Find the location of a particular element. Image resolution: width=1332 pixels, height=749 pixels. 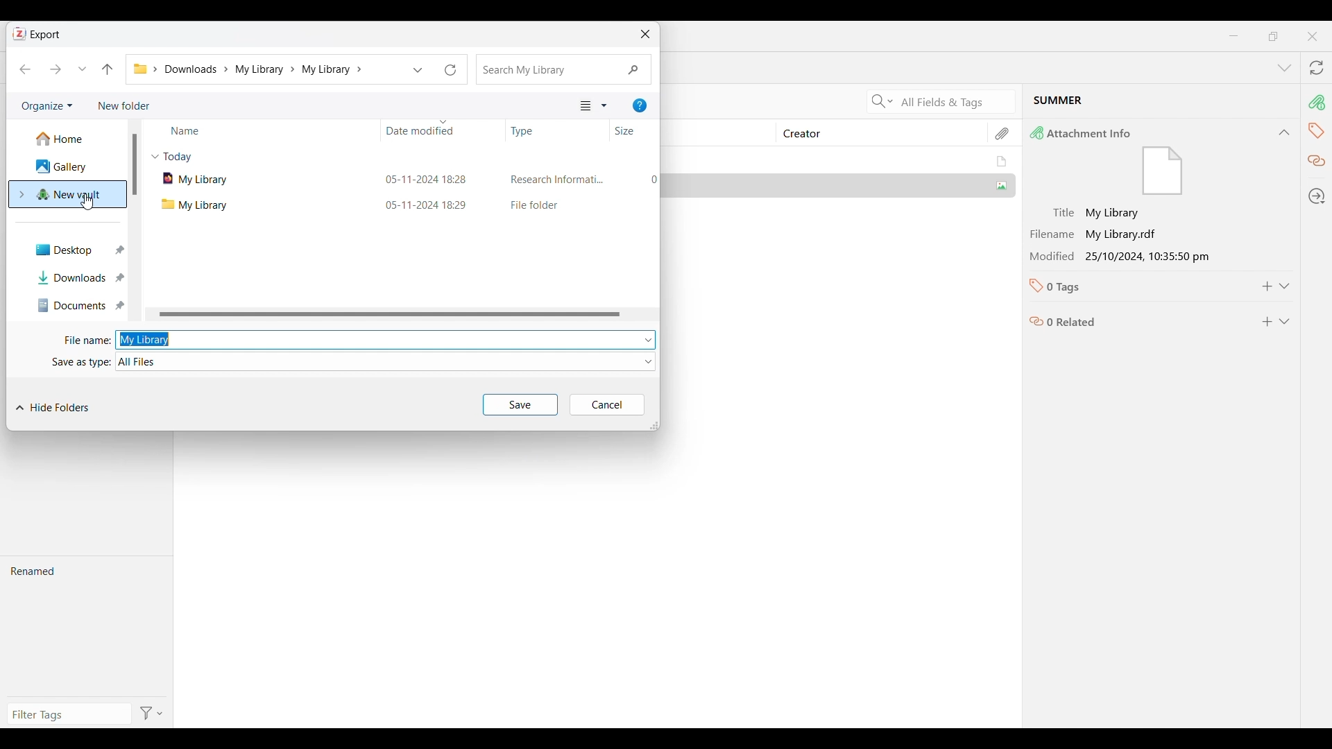

Type in quick search is located at coordinates (563, 69).